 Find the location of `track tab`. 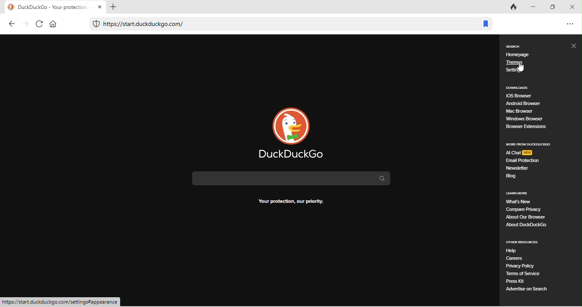

track tab is located at coordinates (514, 8).